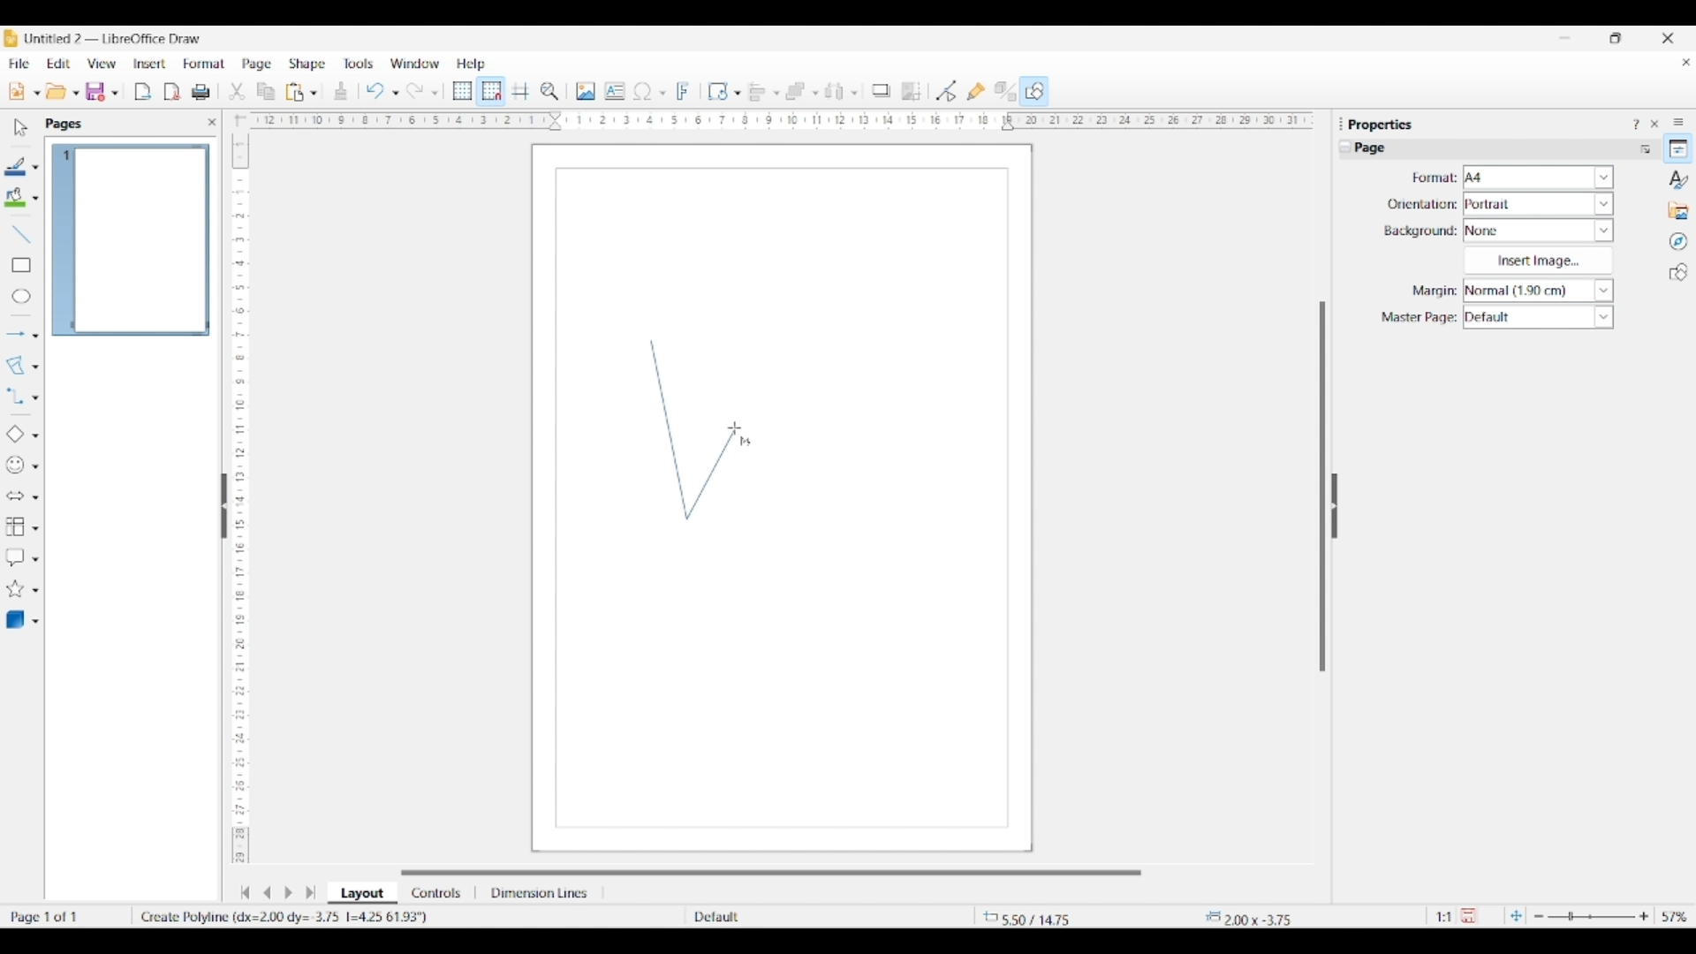 This screenshot has height=954, width=1696. I want to click on Insert, so click(150, 64).